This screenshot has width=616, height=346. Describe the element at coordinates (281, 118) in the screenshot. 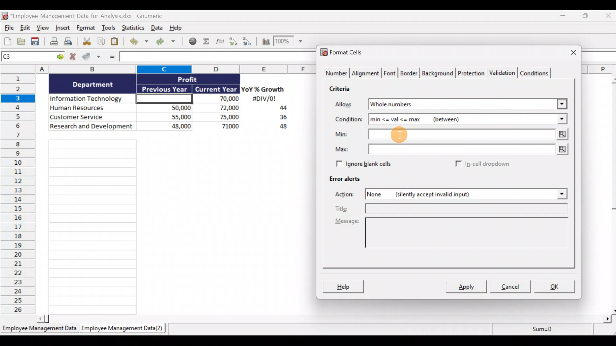

I see `36` at that location.